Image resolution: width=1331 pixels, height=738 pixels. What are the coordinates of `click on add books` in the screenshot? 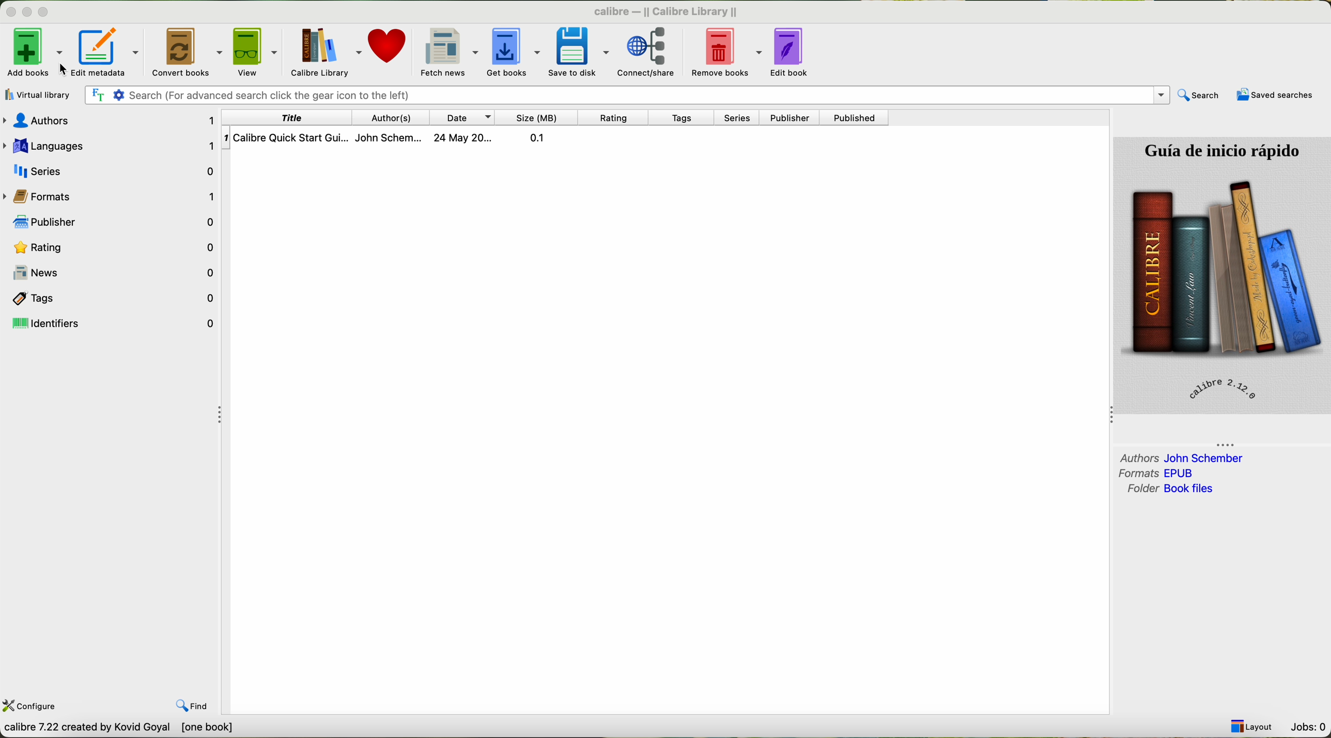 It's located at (34, 51).